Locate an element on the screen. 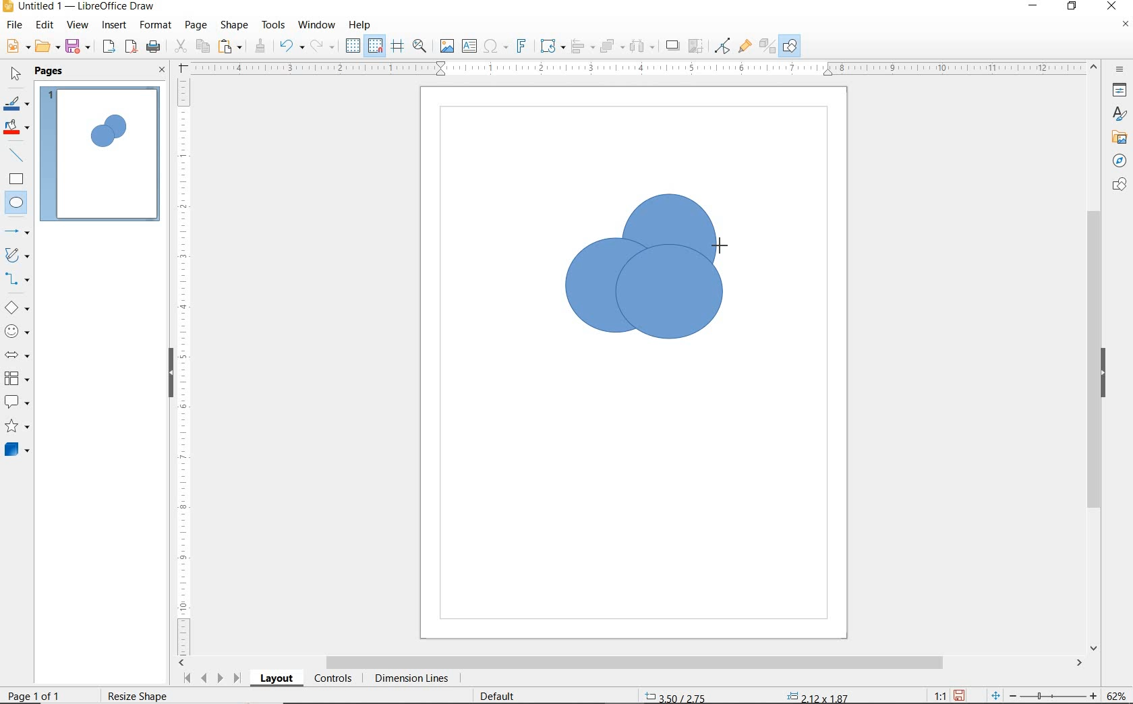  VIEW is located at coordinates (78, 26).